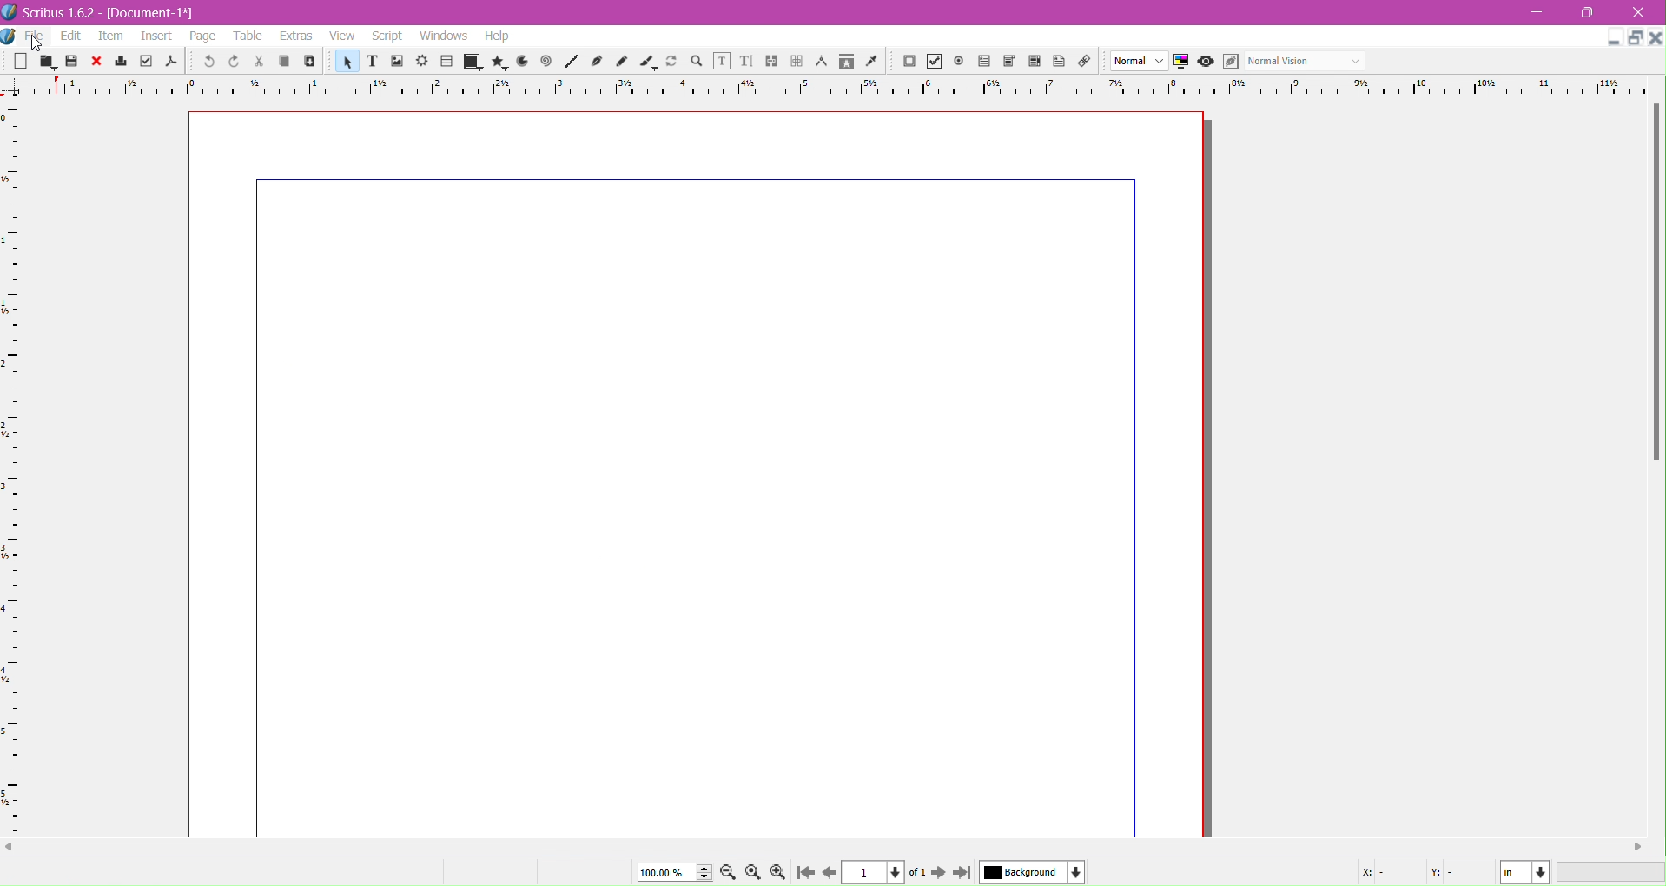 Image resolution: width=1666 pixels, height=886 pixels. What do you see at coordinates (771, 62) in the screenshot?
I see `link text frames` at bounding box center [771, 62].